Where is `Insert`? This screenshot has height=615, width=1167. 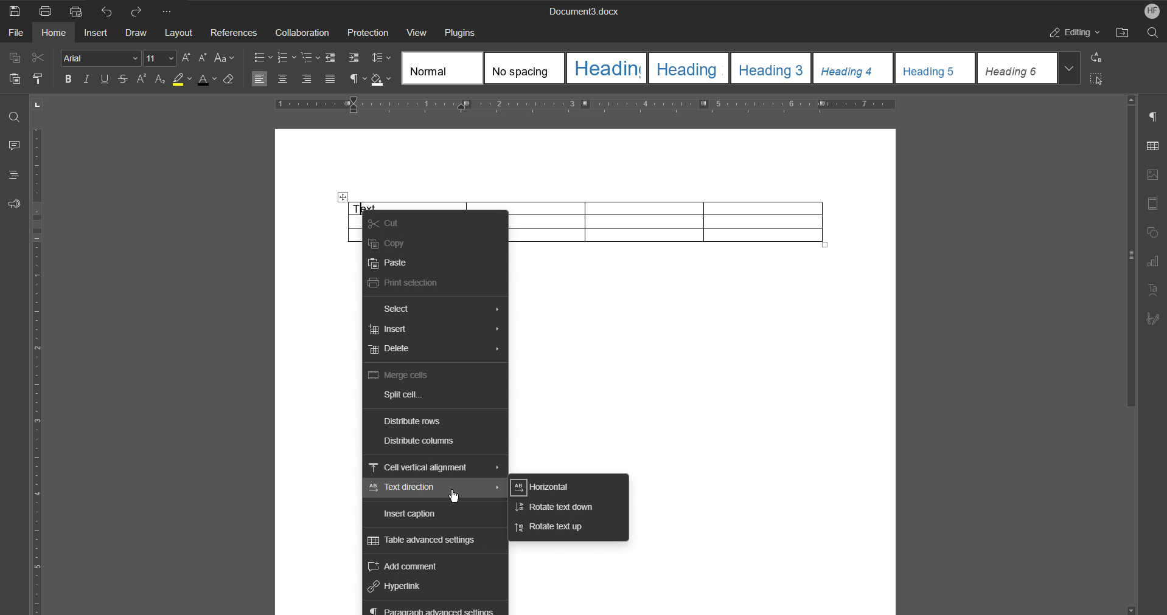 Insert is located at coordinates (391, 330).